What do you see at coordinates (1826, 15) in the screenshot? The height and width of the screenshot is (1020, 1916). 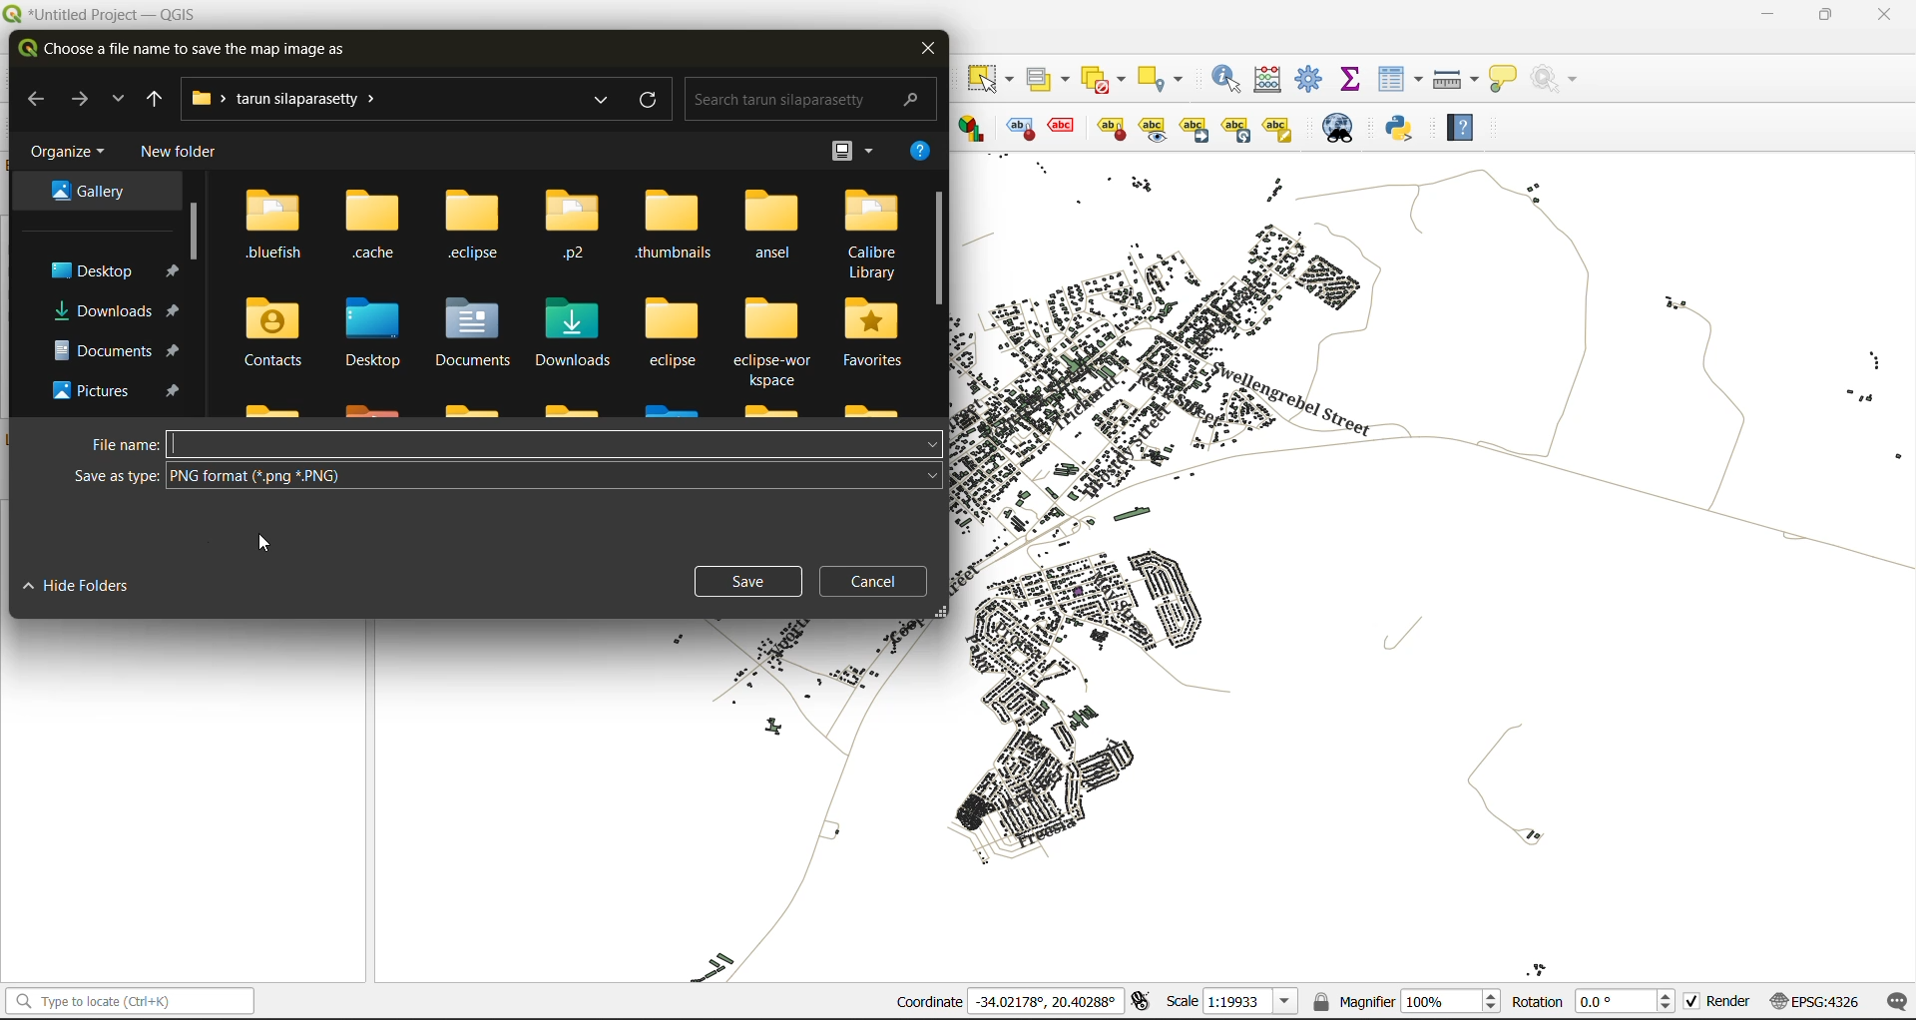 I see `maximize` at bounding box center [1826, 15].